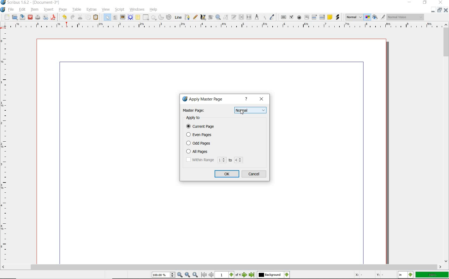 The width and height of the screenshot is (449, 279). Describe the element at coordinates (137, 9) in the screenshot. I see `windows` at that location.